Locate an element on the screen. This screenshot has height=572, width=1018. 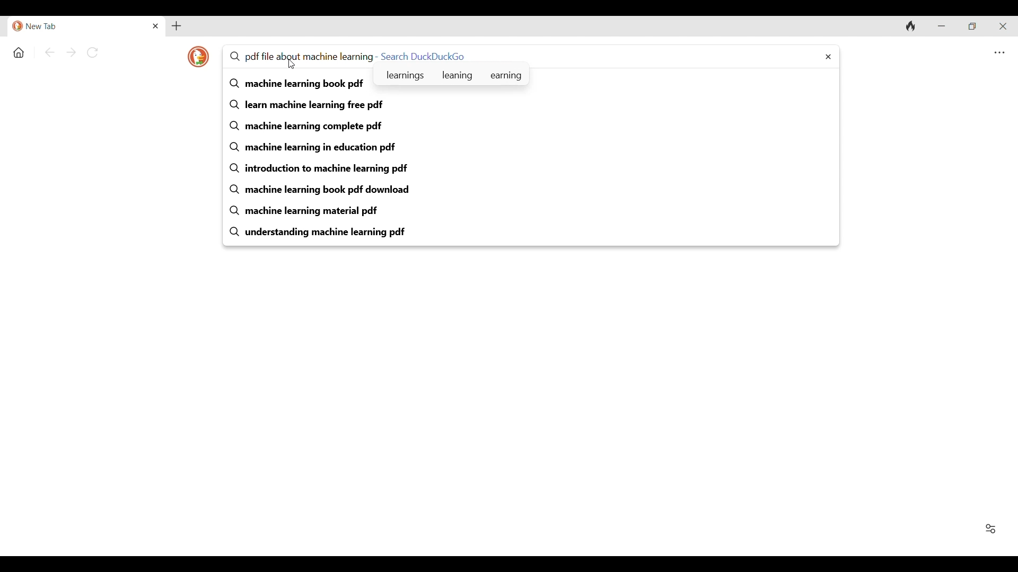
machine learning book pdf is located at coordinates (297, 84).